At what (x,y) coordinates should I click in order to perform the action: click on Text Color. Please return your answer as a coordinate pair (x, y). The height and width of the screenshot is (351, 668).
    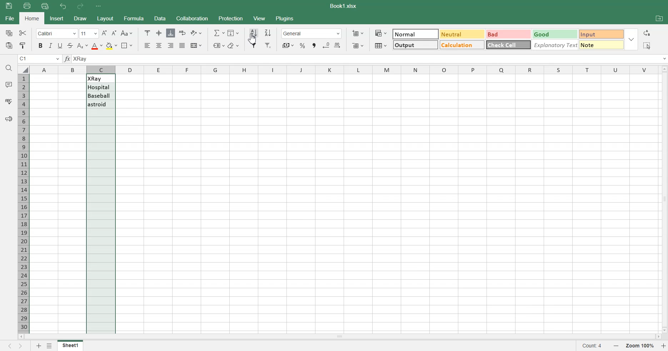
    Looking at the image, I should click on (96, 45).